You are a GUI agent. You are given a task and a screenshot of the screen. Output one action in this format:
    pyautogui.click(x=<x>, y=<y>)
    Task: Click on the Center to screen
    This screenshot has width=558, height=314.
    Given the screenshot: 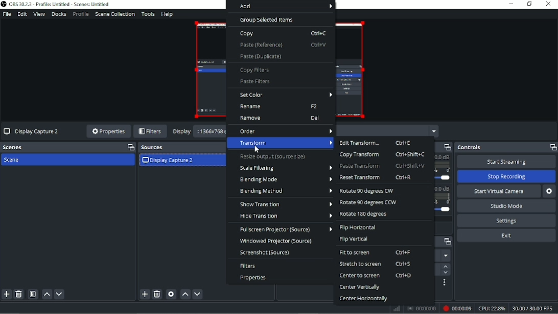 What is the action you would take?
    pyautogui.click(x=376, y=275)
    